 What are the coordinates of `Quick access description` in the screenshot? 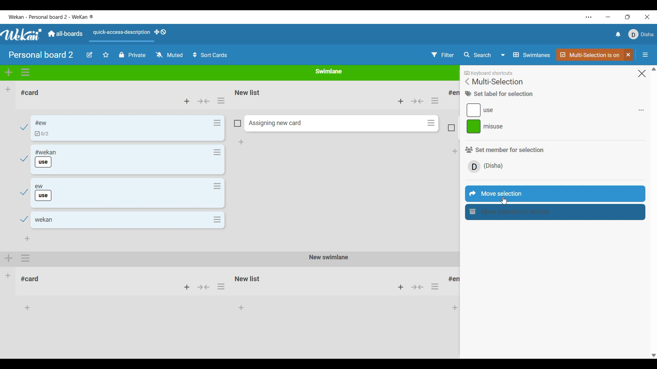 It's located at (120, 35).